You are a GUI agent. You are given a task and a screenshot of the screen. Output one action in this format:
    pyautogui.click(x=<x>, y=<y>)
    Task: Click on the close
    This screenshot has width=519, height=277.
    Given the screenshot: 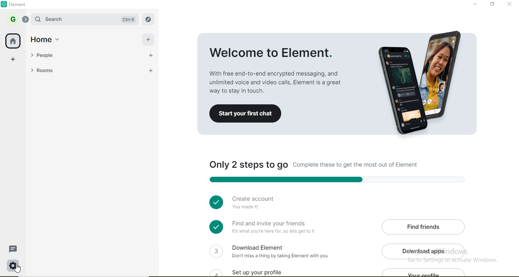 What is the action you would take?
    pyautogui.click(x=510, y=5)
    